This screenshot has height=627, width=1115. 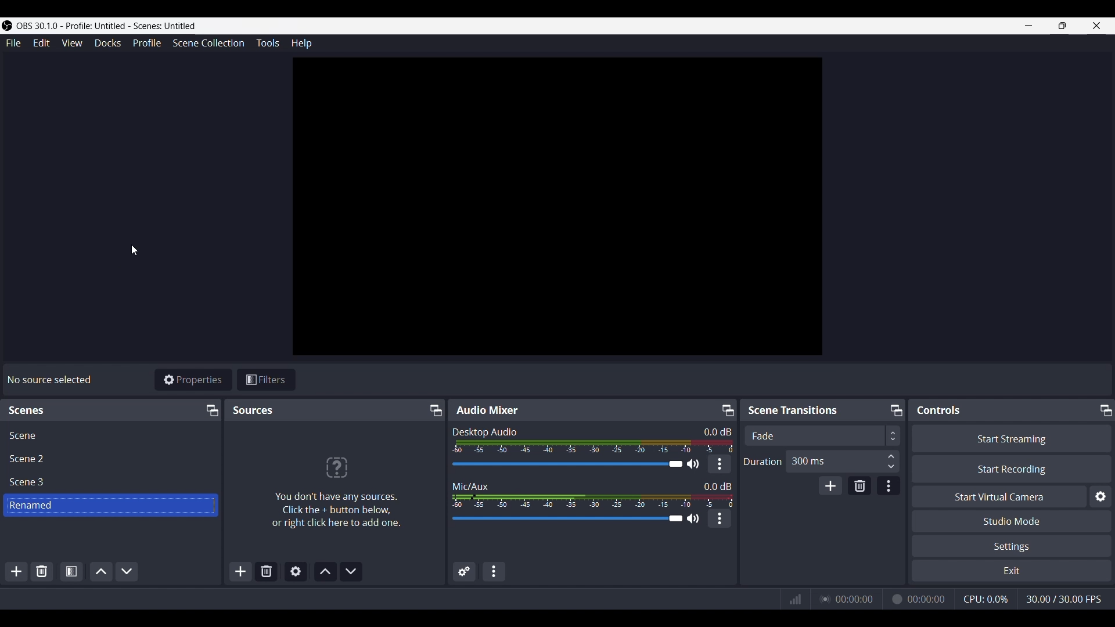 What do you see at coordinates (762, 462) in the screenshot?
I see `Duration` at bounding box center [762, 462].